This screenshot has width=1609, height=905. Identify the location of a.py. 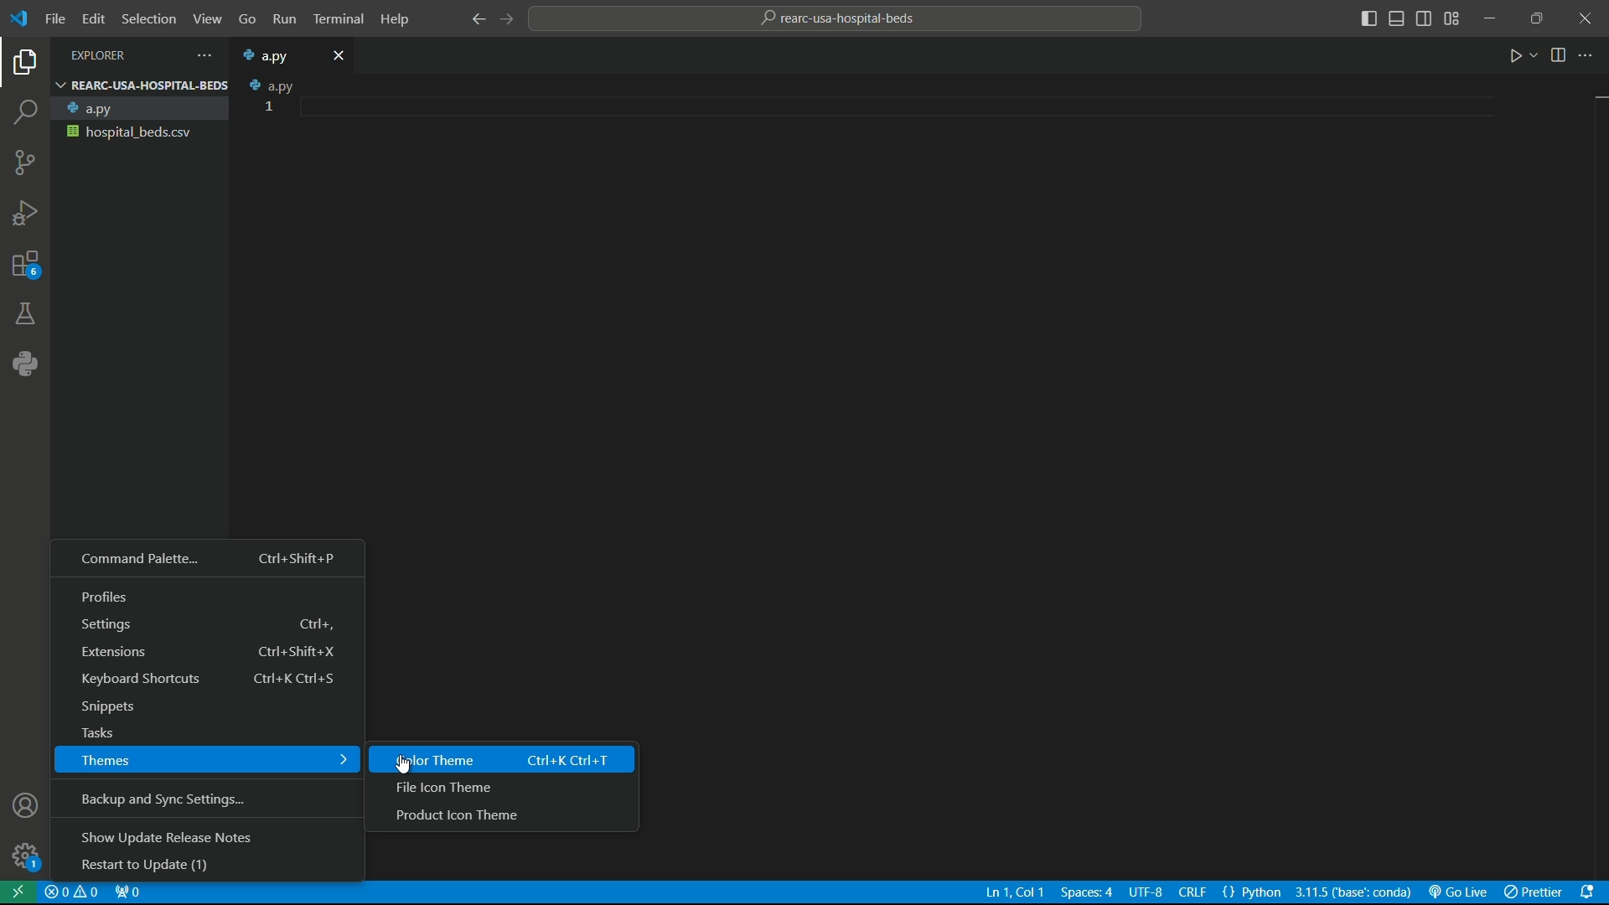
(266, 85).